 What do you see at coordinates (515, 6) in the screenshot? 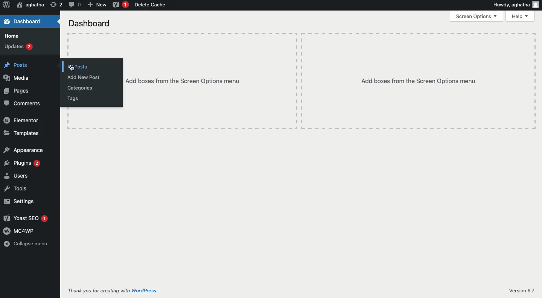
I see `Howdy user` at bounding box center [515, 6].